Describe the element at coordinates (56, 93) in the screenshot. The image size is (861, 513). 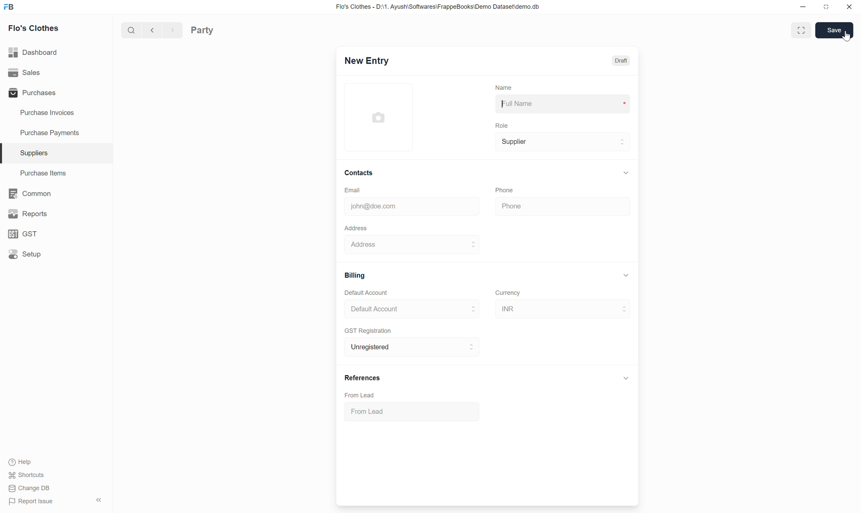
I see `Purchases` at that location.